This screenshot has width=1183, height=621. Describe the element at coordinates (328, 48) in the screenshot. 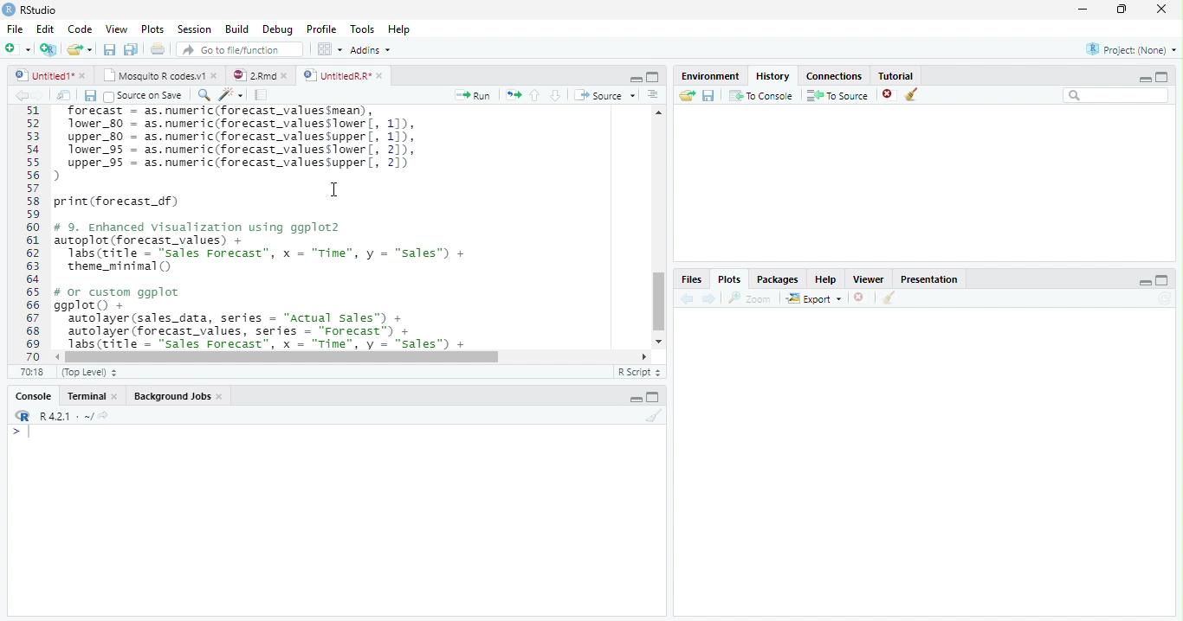

I see `Workplace panes` at that location.